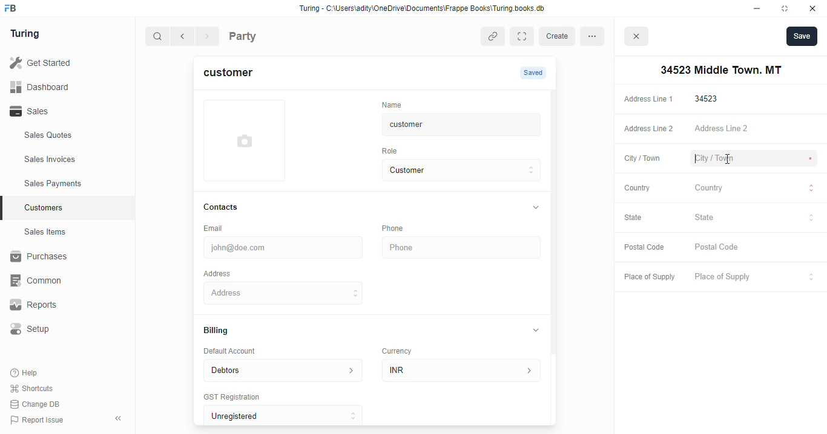 Image resolution: width=827 pixels, height=434 pixels. I want to click on collapse, so click(536, 329).